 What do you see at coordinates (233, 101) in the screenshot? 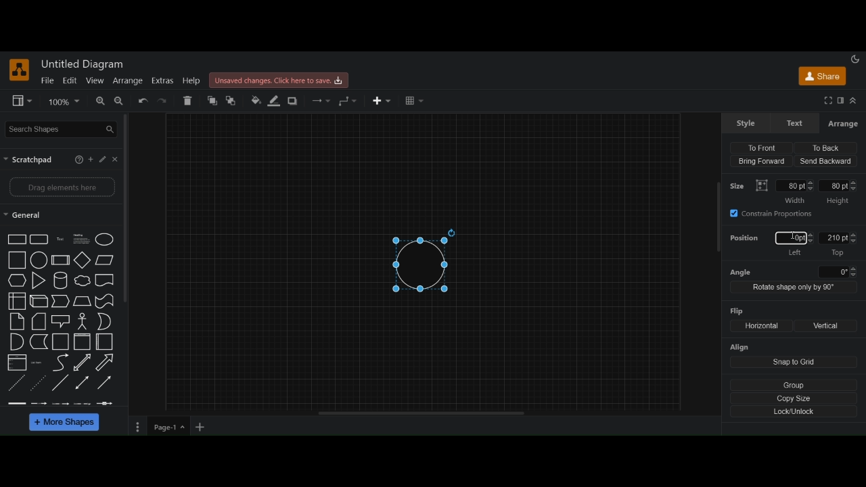
I see `to back` at bounding box center [233, 101].